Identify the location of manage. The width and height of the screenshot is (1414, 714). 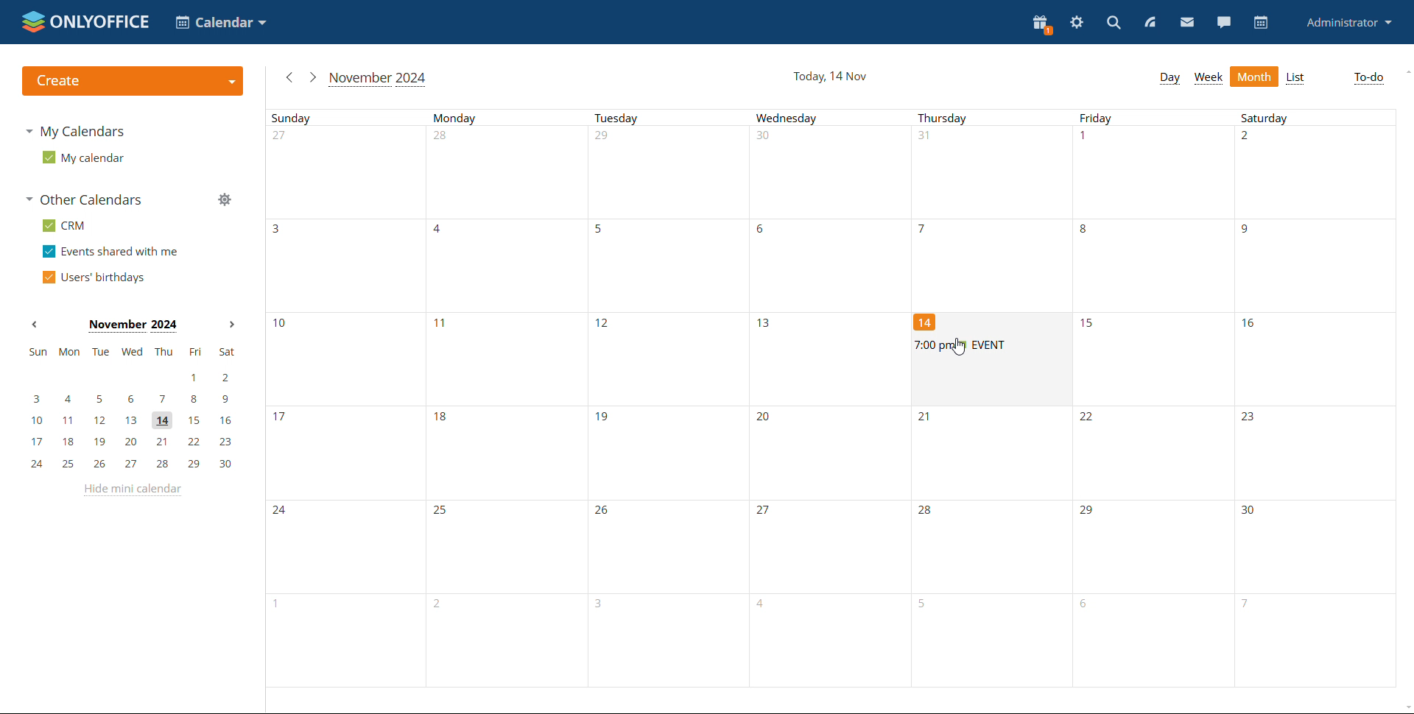
(224, 199).